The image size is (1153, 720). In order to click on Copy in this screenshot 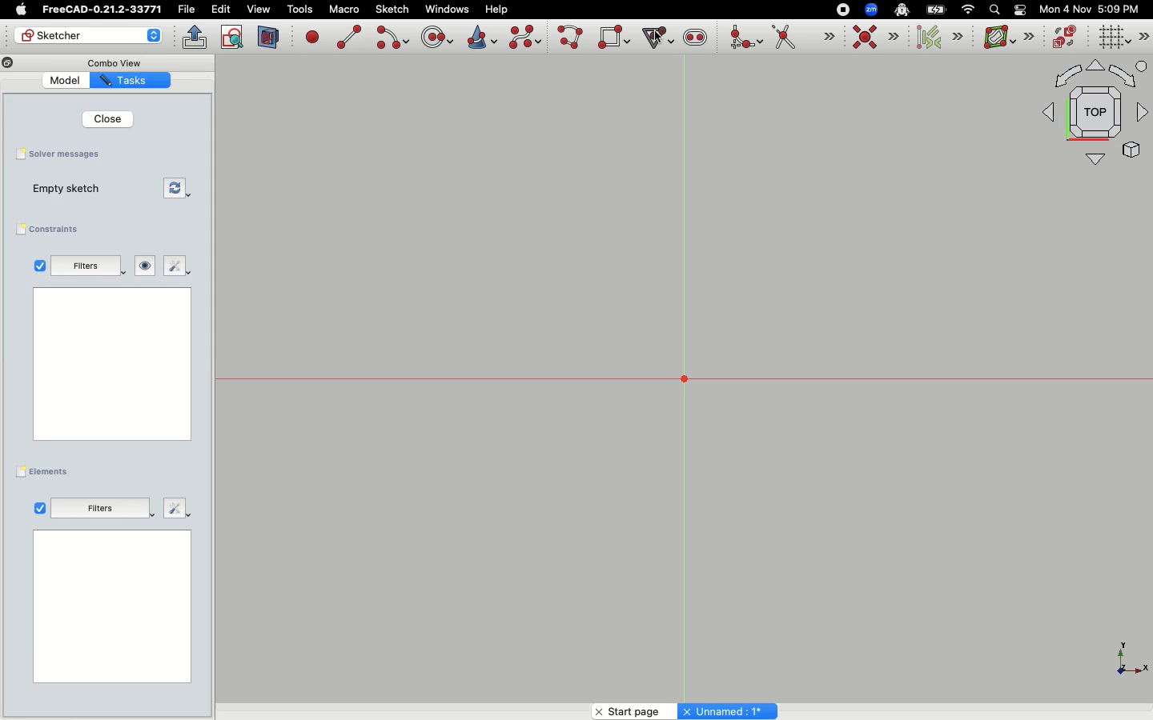, I will do `click(11, 69)`.